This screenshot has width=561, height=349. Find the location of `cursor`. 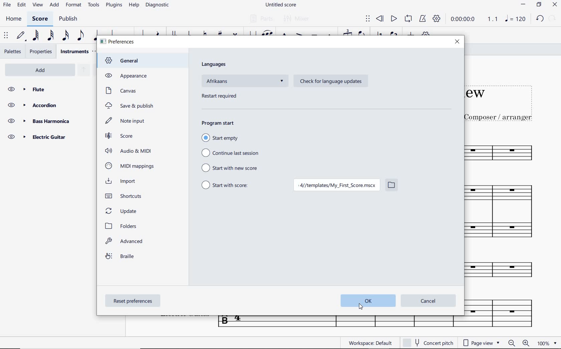

cursor is located at coordinates (360, 307).